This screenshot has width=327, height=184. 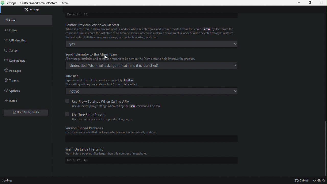 What do you see at coordinates (301, 180) in the screenshot?
I see `github` at bounding box center [301, 180].